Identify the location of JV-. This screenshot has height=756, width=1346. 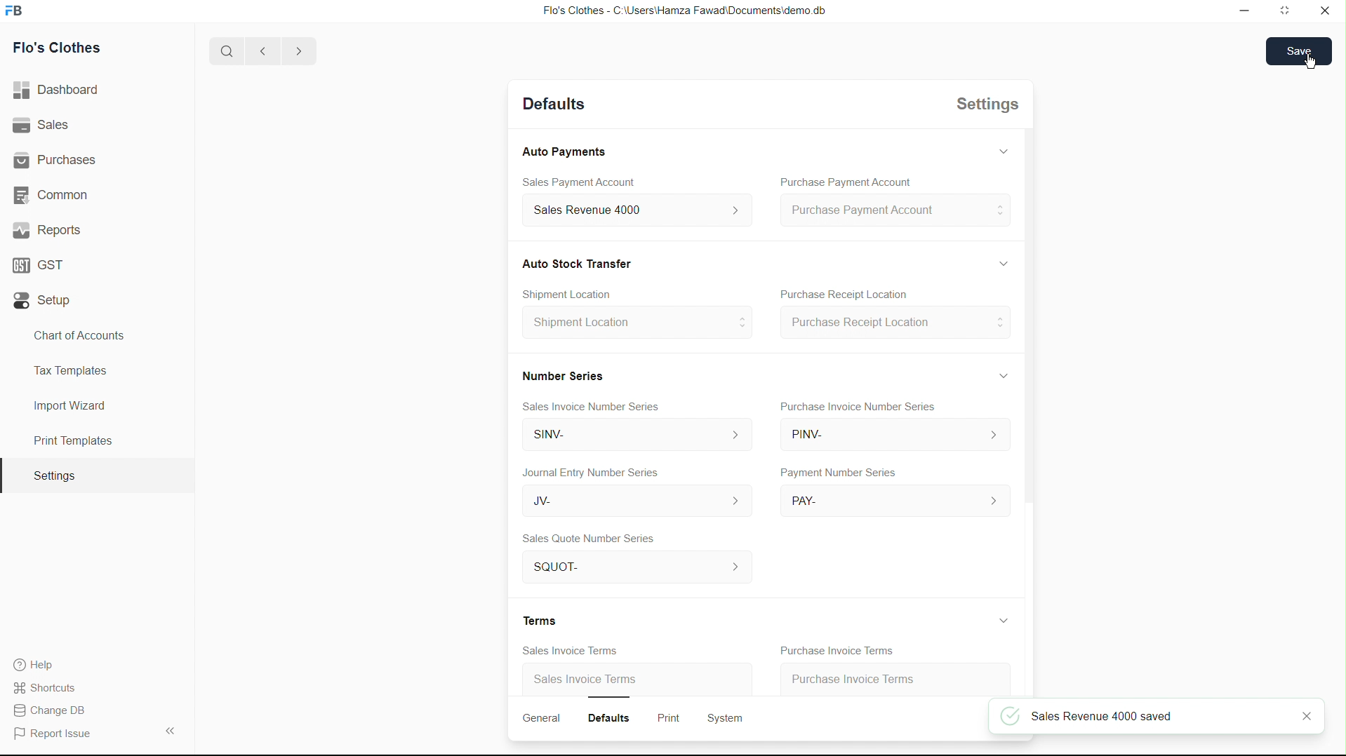
(637, 501).